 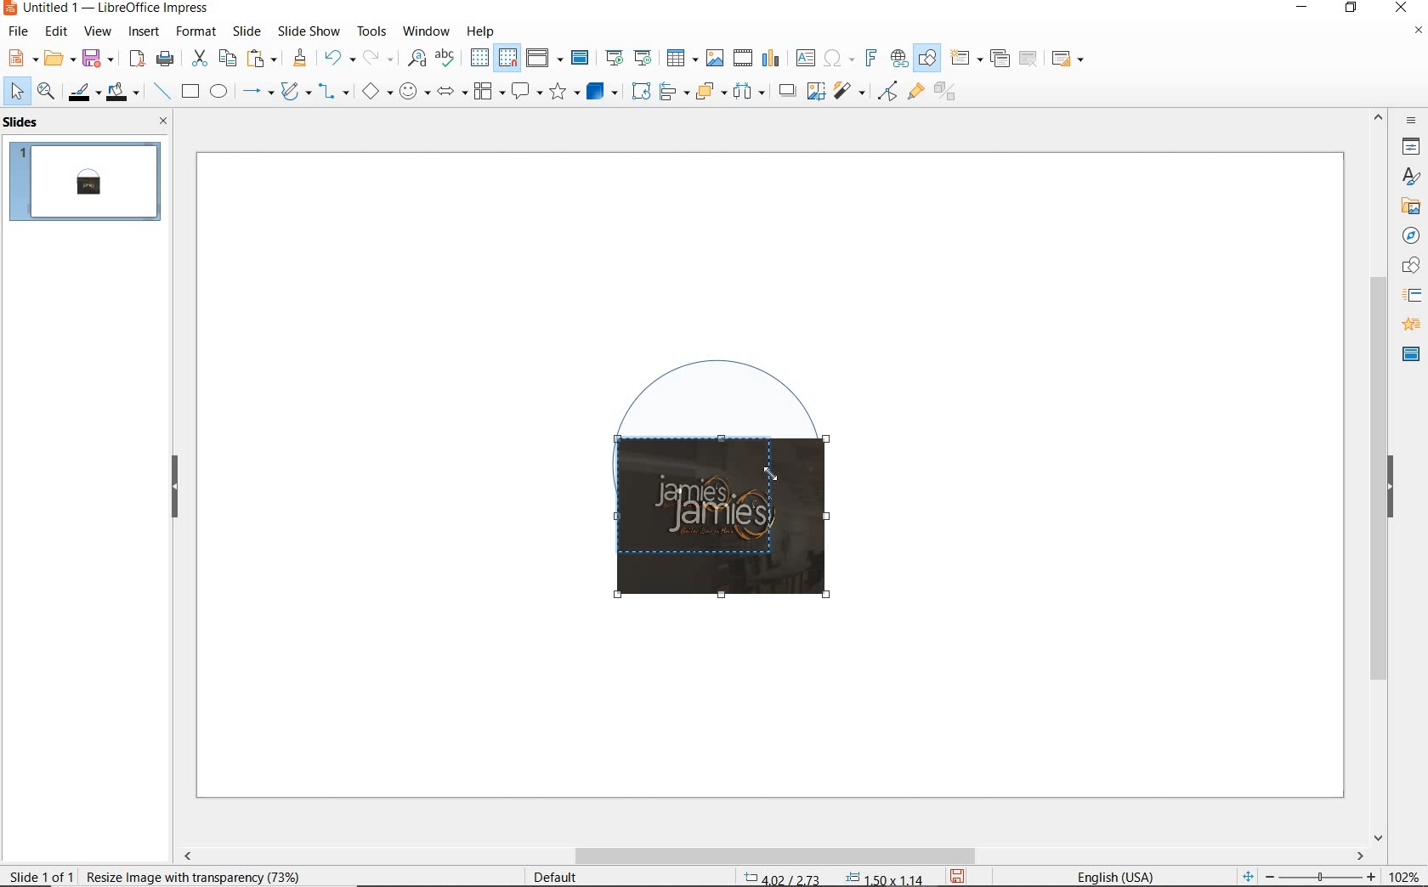 I want to click on insert video, so click(x=741, y=57).